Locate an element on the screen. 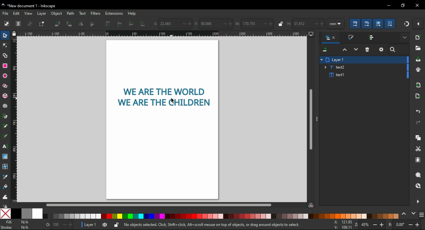 The width and height of the screenshot is (425, 230). delete layer is located at coordinates (367, 50).